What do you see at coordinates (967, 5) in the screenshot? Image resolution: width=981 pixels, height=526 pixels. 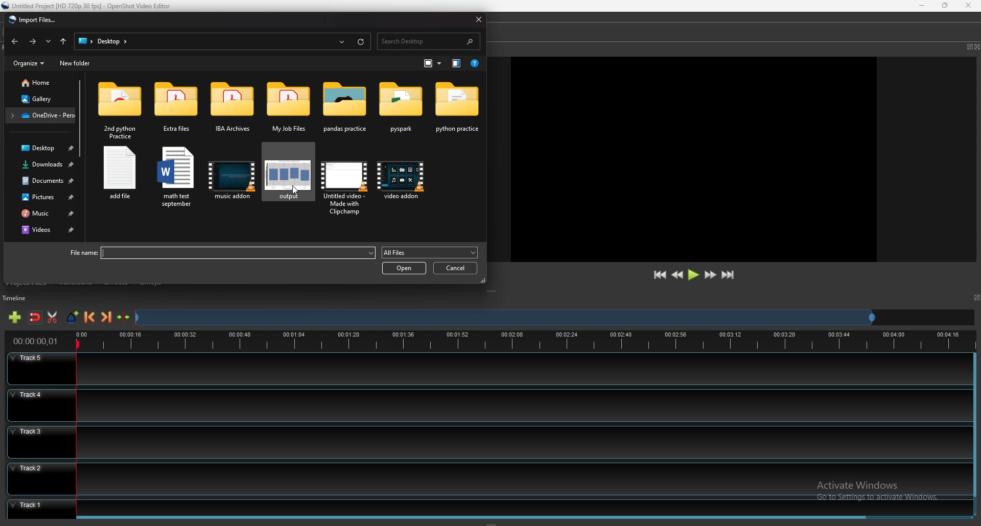 I see `close` at bounding box center [967, 5].